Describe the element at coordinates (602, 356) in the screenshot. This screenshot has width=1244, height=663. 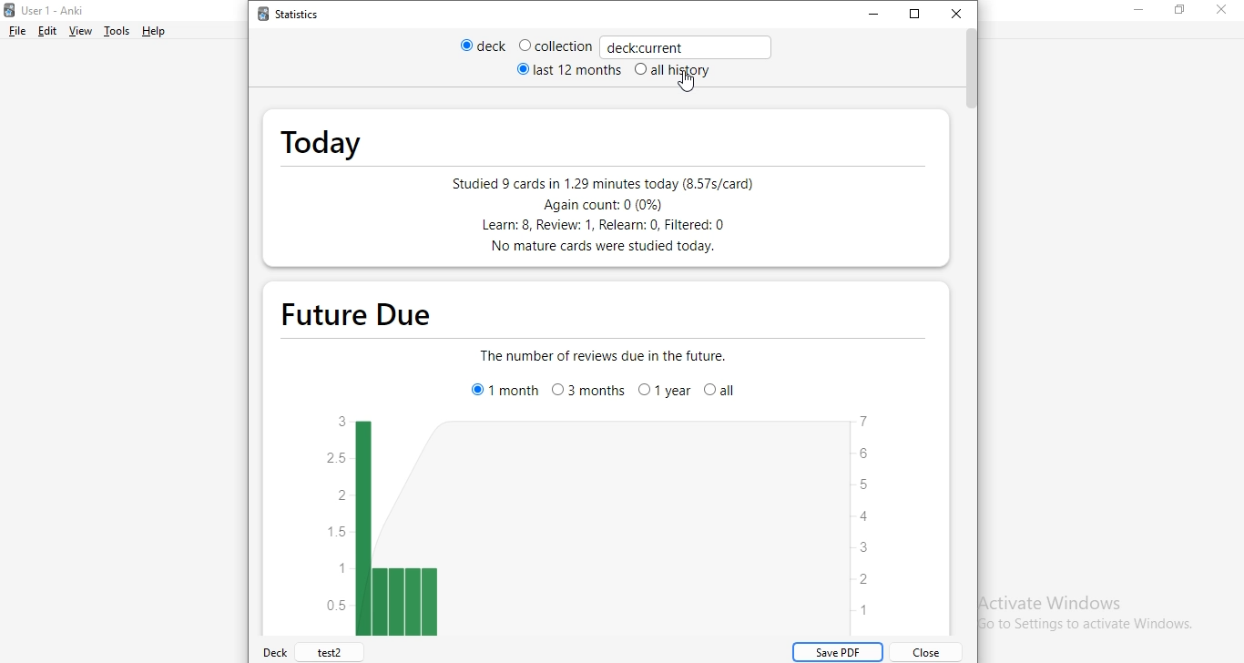
I see `text1` at that location.